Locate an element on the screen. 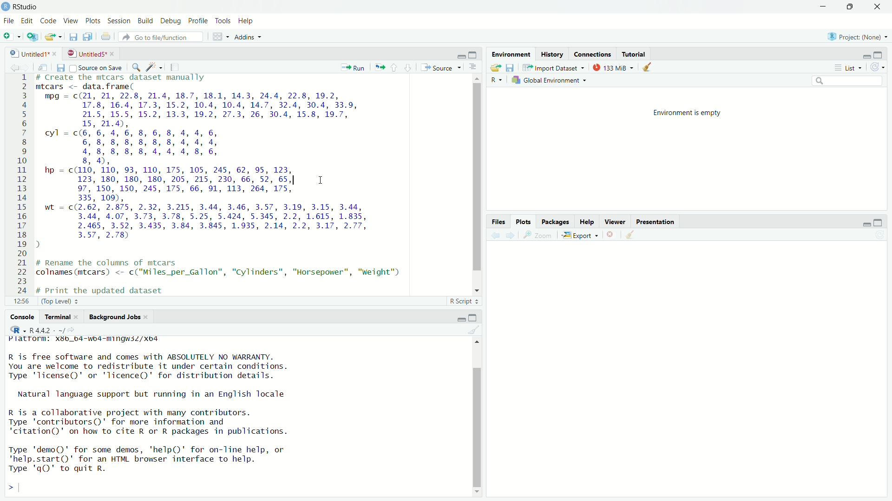  133MiB ~ is located at coordinates (613, 68).